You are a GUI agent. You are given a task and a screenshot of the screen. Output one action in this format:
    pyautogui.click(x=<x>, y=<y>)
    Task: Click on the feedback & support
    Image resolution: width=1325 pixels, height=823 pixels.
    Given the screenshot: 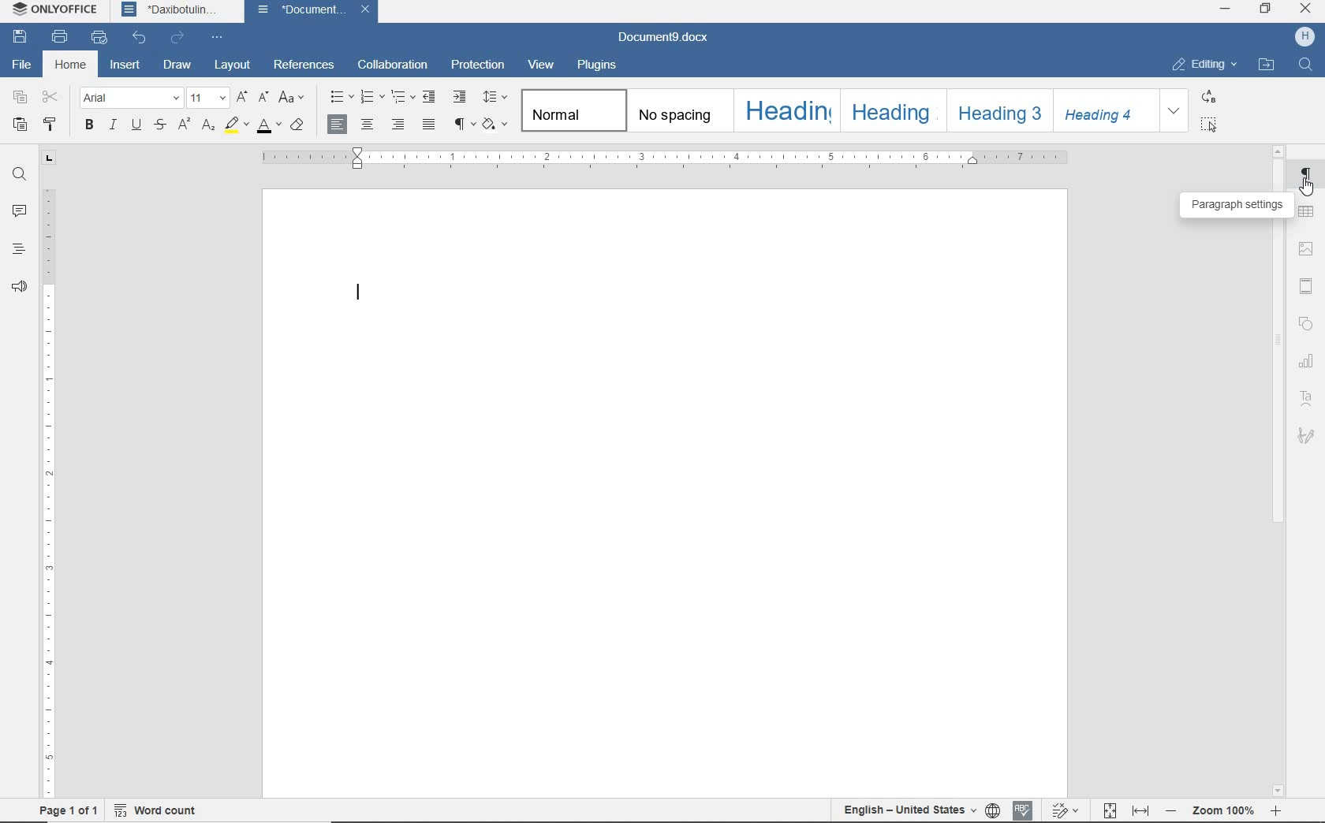 What is the action you would take?
    pyautogui.click(x=19, y=289)
    